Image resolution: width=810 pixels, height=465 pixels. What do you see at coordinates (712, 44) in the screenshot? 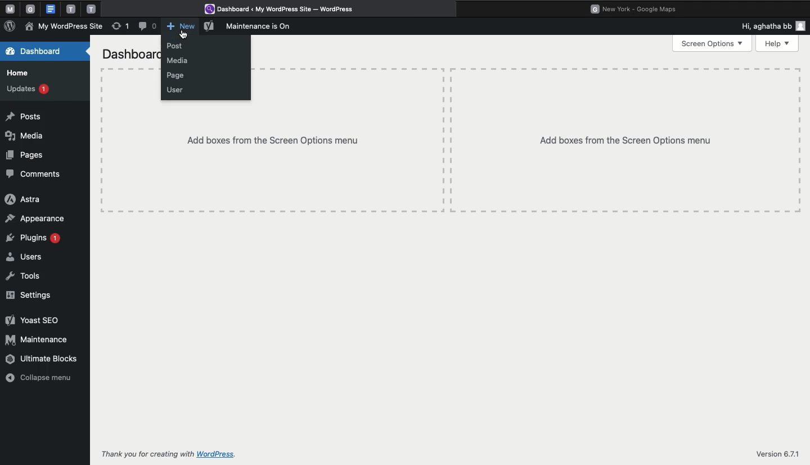
I see `Screen options` at bounding box center [712, 44].